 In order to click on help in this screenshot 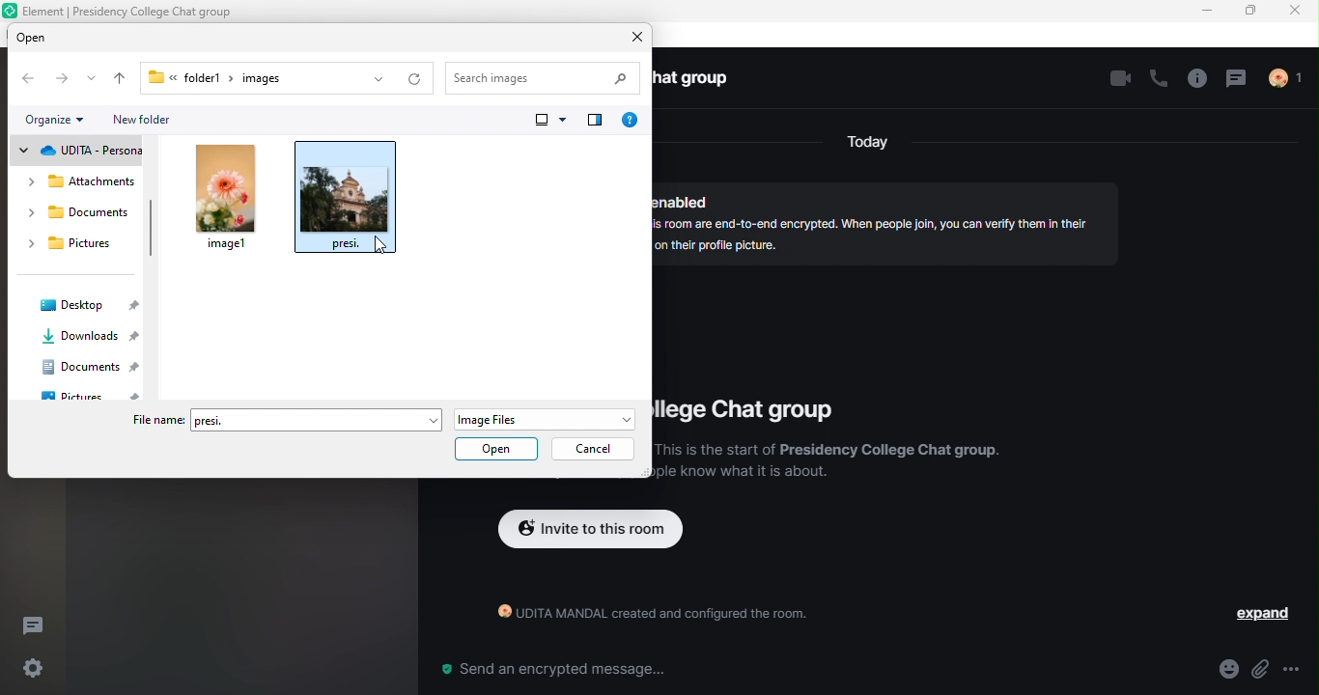, I will do `click(633, 121)`.